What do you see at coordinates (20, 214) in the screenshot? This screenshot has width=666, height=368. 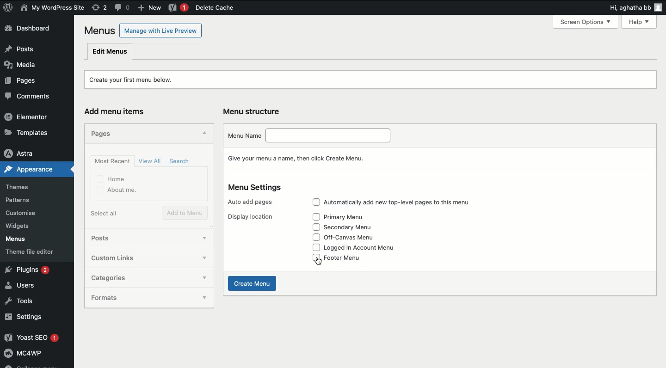 I see `Customise` at bounding box center [20, 214].